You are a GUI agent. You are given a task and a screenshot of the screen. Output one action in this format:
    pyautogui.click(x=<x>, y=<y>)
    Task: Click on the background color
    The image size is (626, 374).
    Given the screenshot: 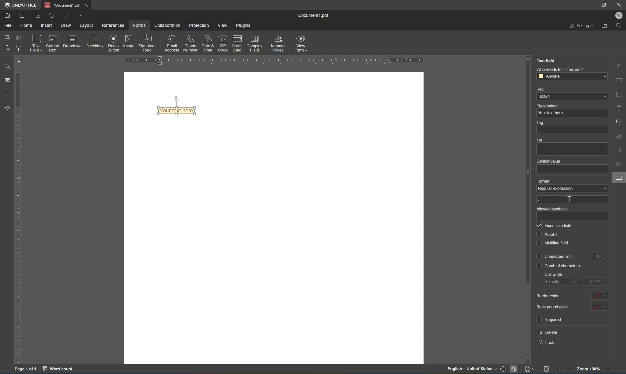 What is the action you would take?
    pyautogui.click(x=553, y=307)
    